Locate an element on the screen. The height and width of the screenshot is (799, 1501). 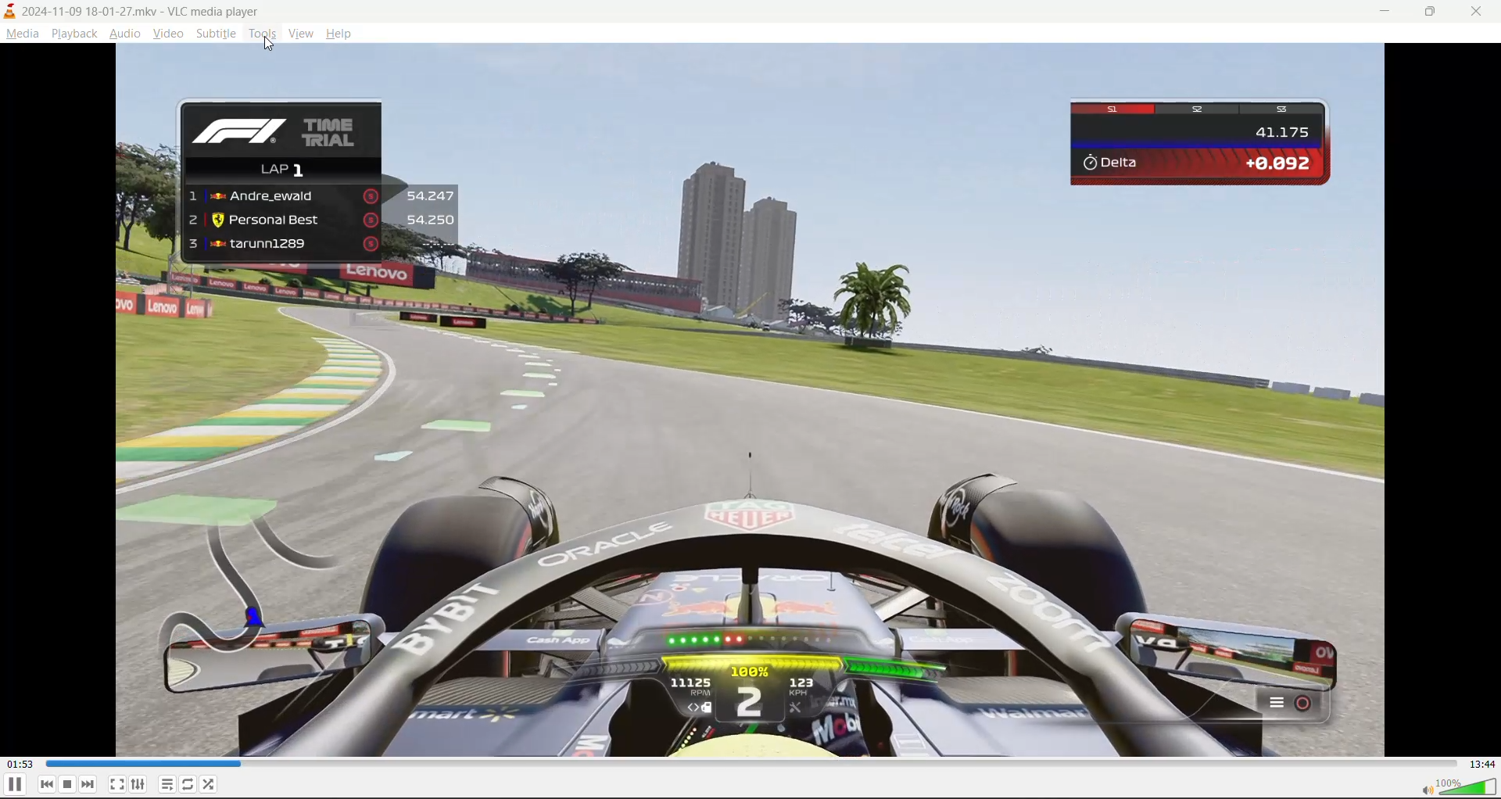
close is located at coordinates (1478, 12).